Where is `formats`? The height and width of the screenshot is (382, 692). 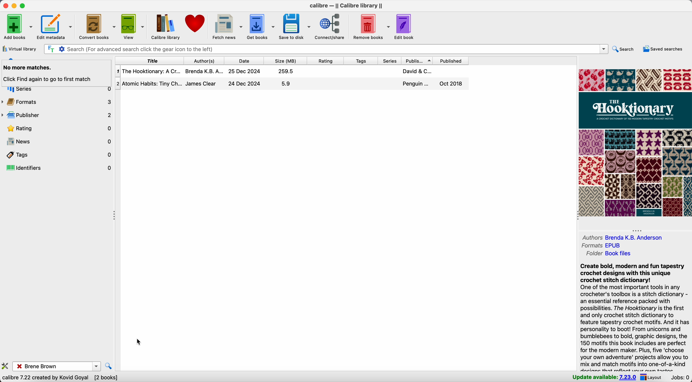 formats is located at coordinates (601, 246).